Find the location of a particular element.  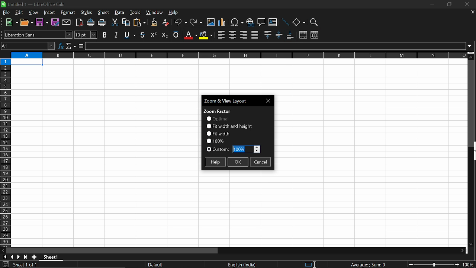

align left is located at coordinates (221, 35).